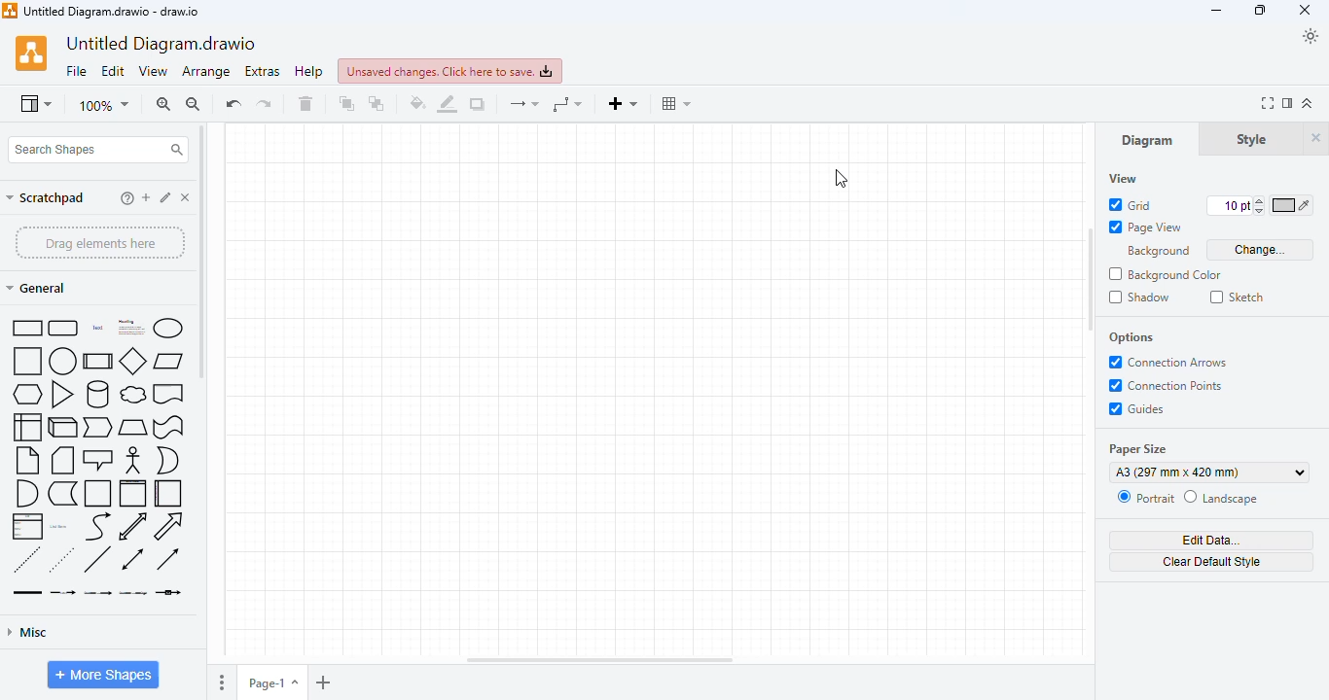 The width and height of the screenshot is (1329, 700). Describe the element at coordinates (1138, 448) in the screenshot. I see `paper size` at that location.